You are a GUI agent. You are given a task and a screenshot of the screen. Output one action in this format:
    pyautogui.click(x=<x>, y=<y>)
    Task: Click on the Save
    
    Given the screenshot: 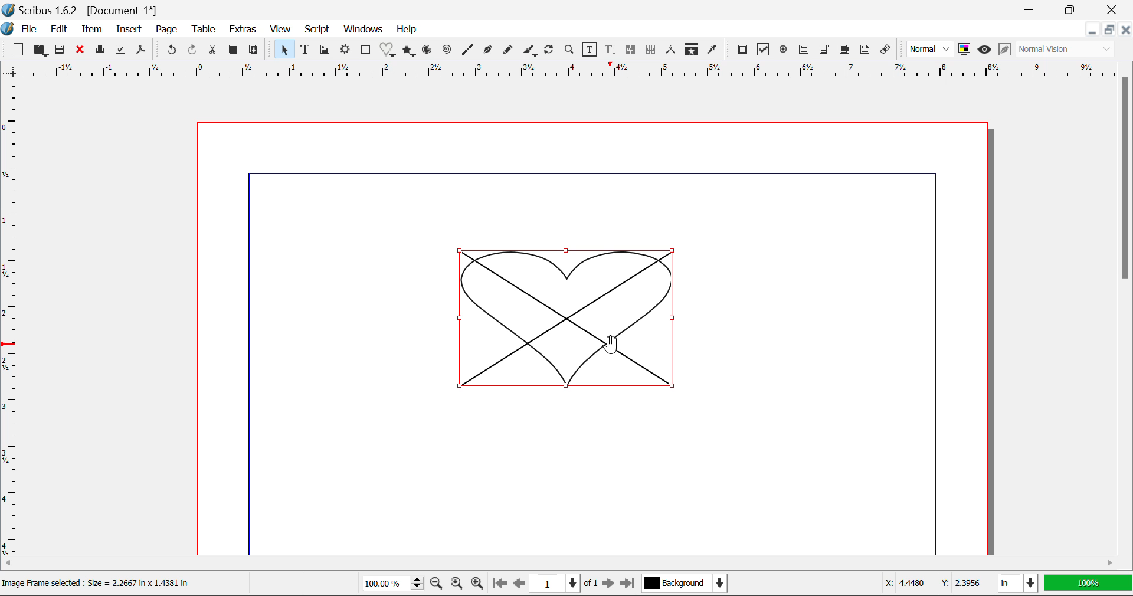 What is the action you would take?
    pyautogui.click(x=63, y=51)
    